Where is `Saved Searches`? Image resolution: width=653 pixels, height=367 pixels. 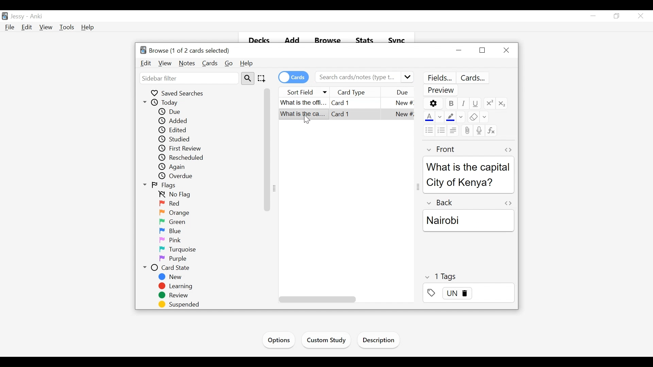 Saved Searches is located at coordinates (179, 93).